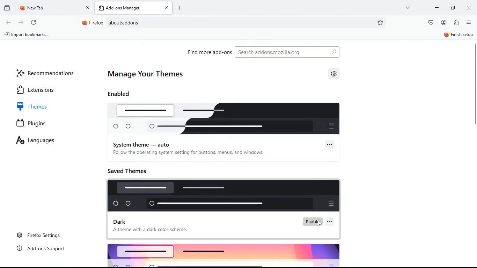  I want to click on saved themes, so click(132, 171).